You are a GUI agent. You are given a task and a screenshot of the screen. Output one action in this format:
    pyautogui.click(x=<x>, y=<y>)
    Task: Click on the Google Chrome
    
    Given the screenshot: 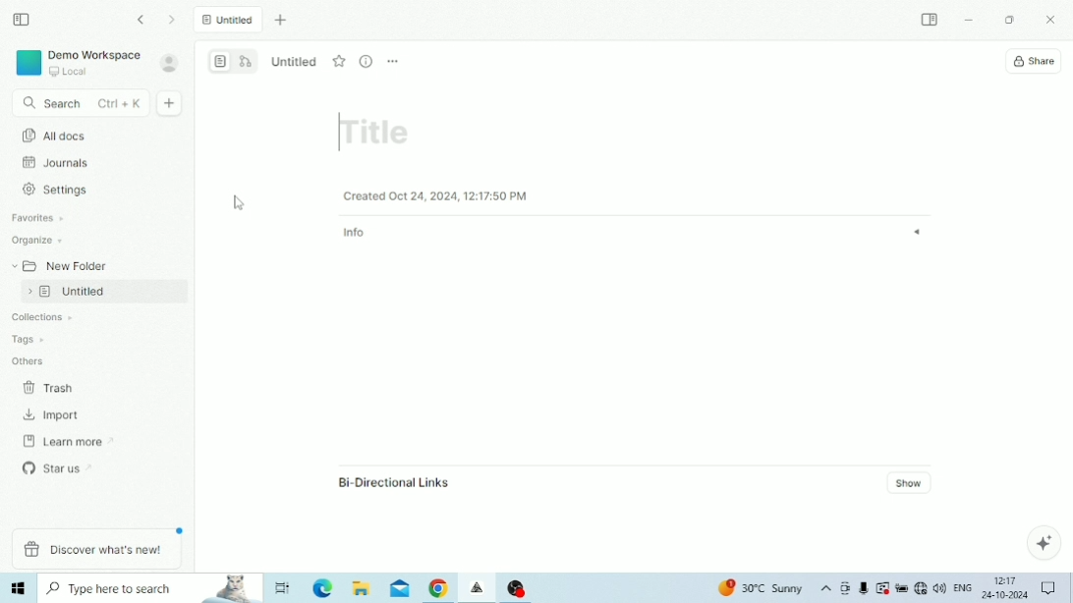 What is the action you would take?
    pyautogui.click(x=438, y=589)
    